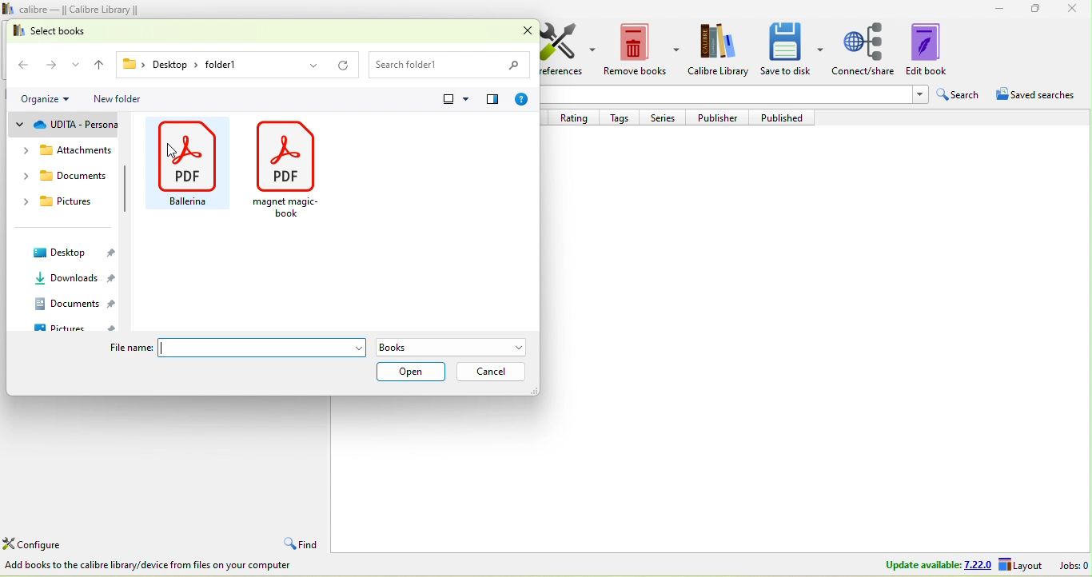 The image size is (1092, 577). I want to click on connect /share, so click(864, 50).